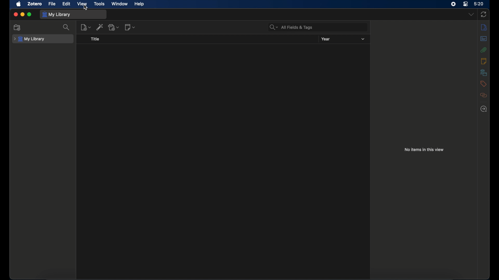 This screenshot has width=499, height=280. What do you see at coordinates (99, 4) in the screenshot?
I see `tools` at bounding box center [99, 4].